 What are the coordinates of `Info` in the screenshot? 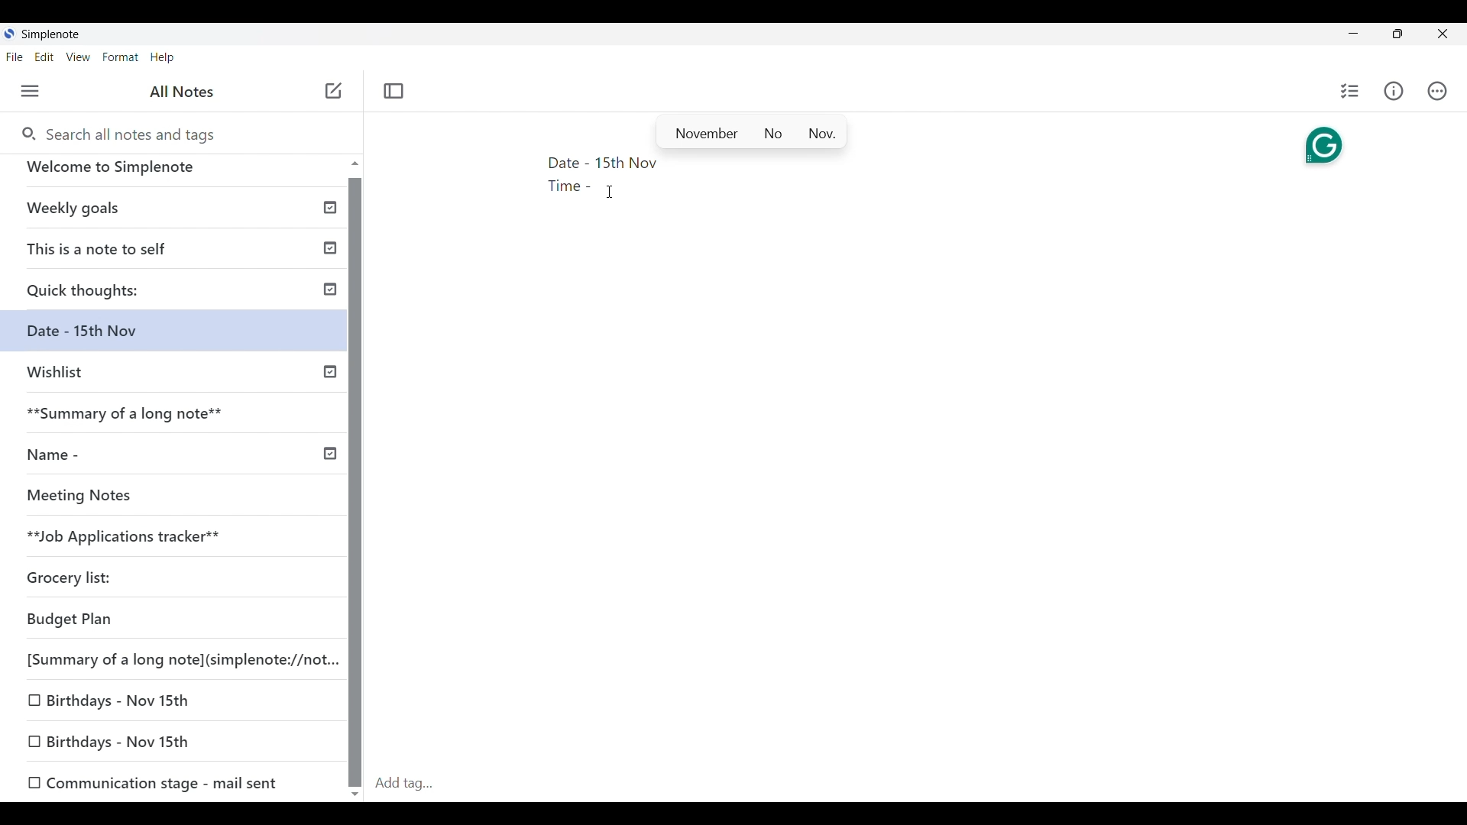 It's located at (1394, 91).